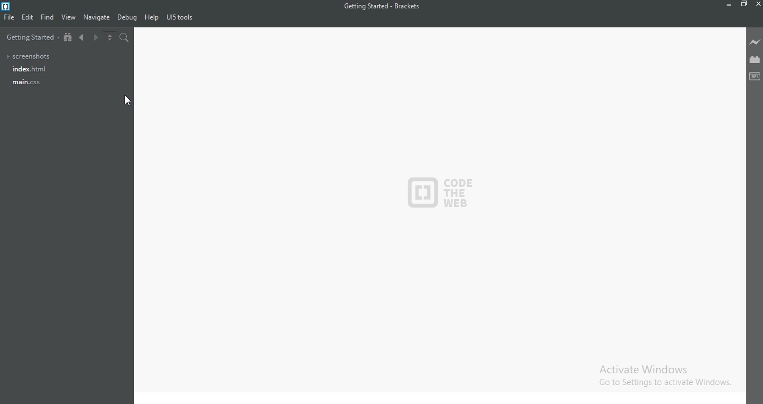 Image resolution: width=763 pixels, height=404 pixels. I want to click on Find in files, so click(125, 39).